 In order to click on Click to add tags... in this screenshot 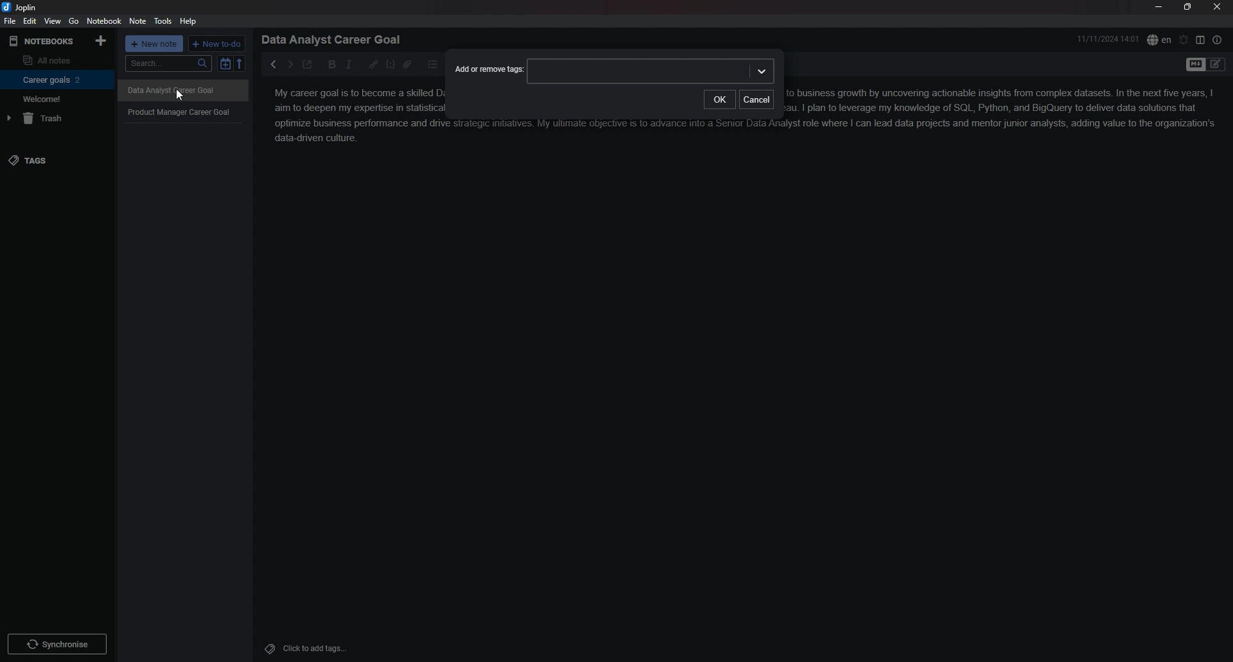, I will do `click(315, 649)`.